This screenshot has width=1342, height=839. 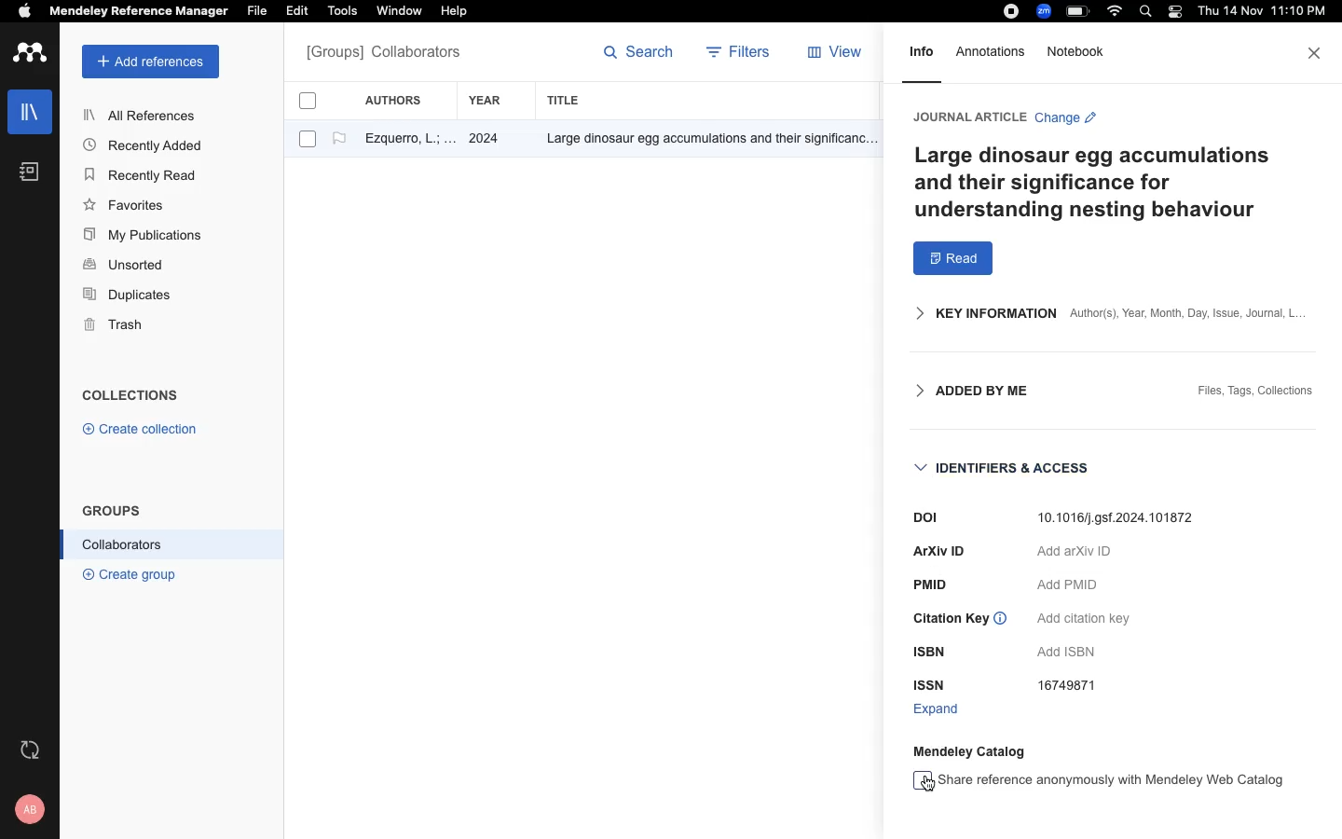 I want to click on Recently Read, so click(x=143, y=175).